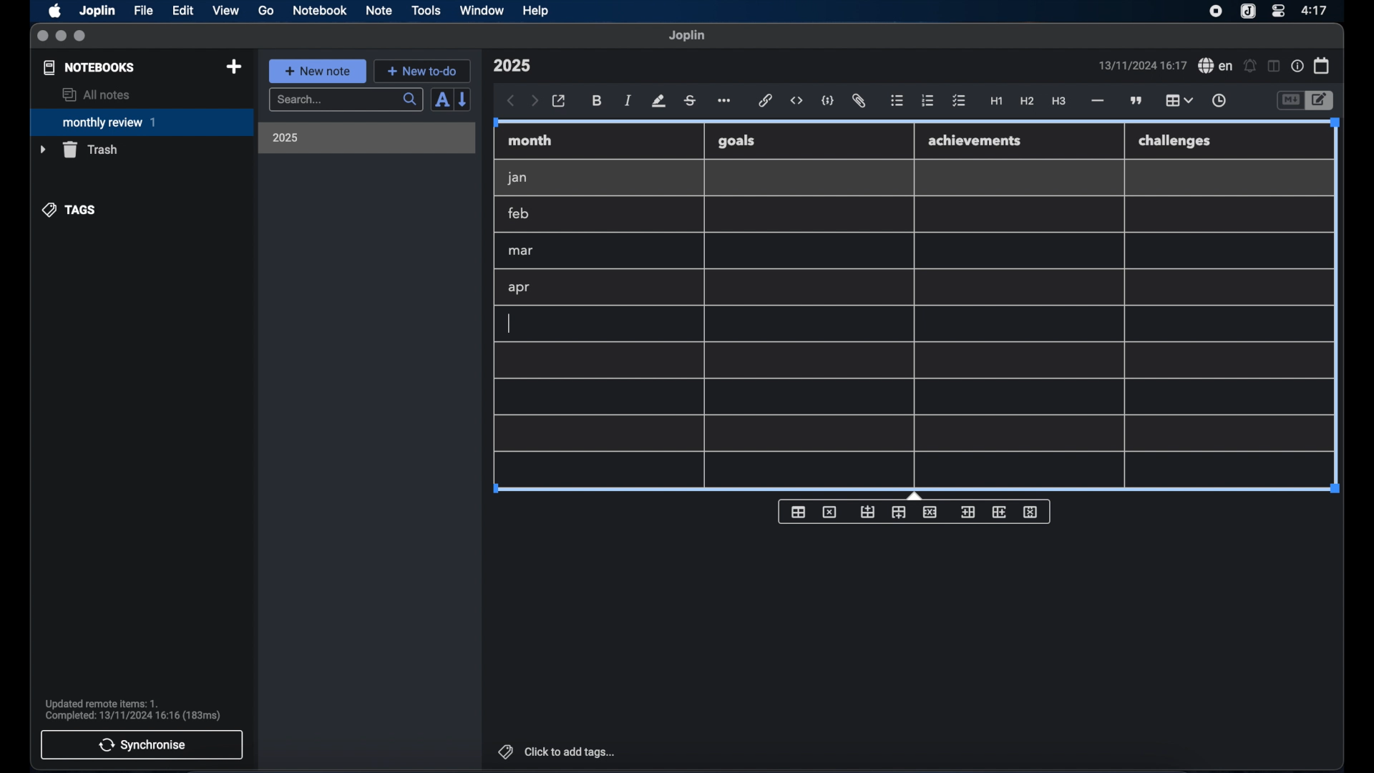 The height and width of the screenshot is (773, 1374). What do you see at coordinates (61, 37) in the screenshot?
I see `minimize` at bounding box center [61, 37].